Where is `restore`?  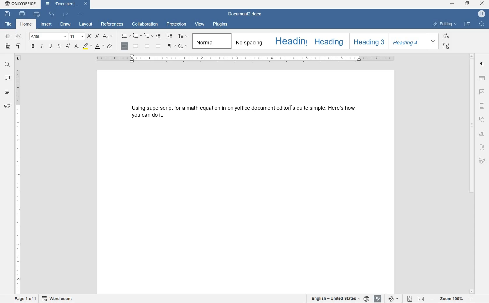 restore is located at coordinates (467, 3).